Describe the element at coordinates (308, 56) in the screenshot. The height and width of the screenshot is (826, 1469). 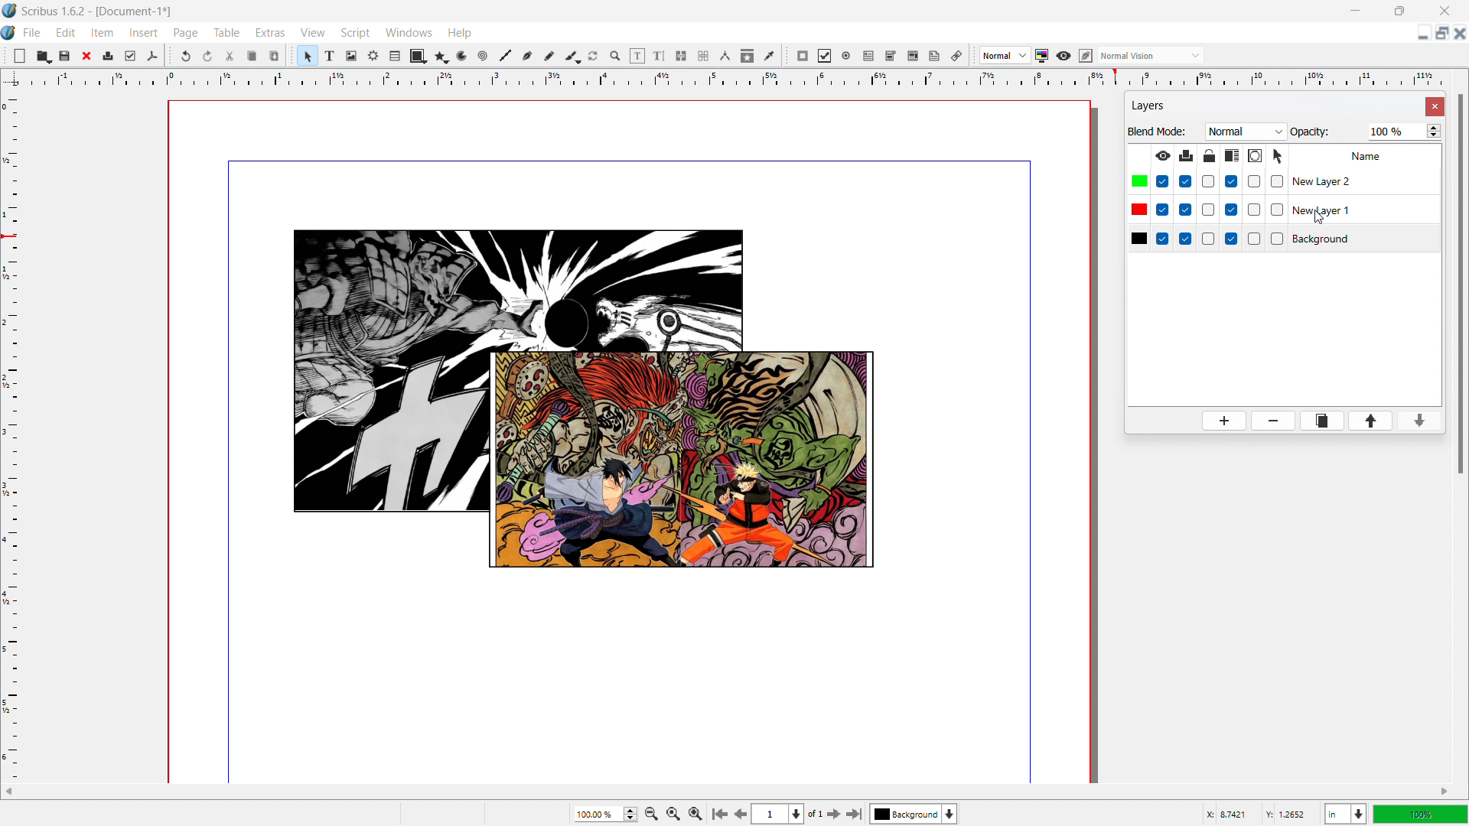
I see `select items` at that location.